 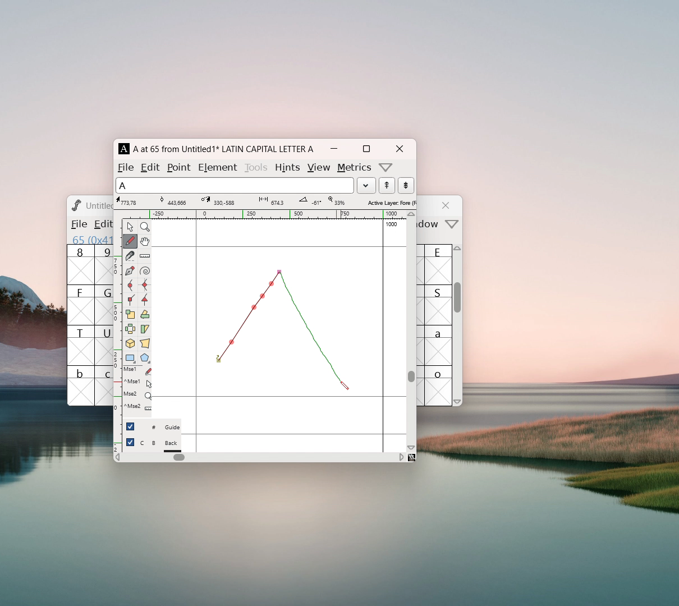 What do you see at coordinates (458, 303) in the screenshot?
I see `scrollbar` at bounding box center [458, 303].